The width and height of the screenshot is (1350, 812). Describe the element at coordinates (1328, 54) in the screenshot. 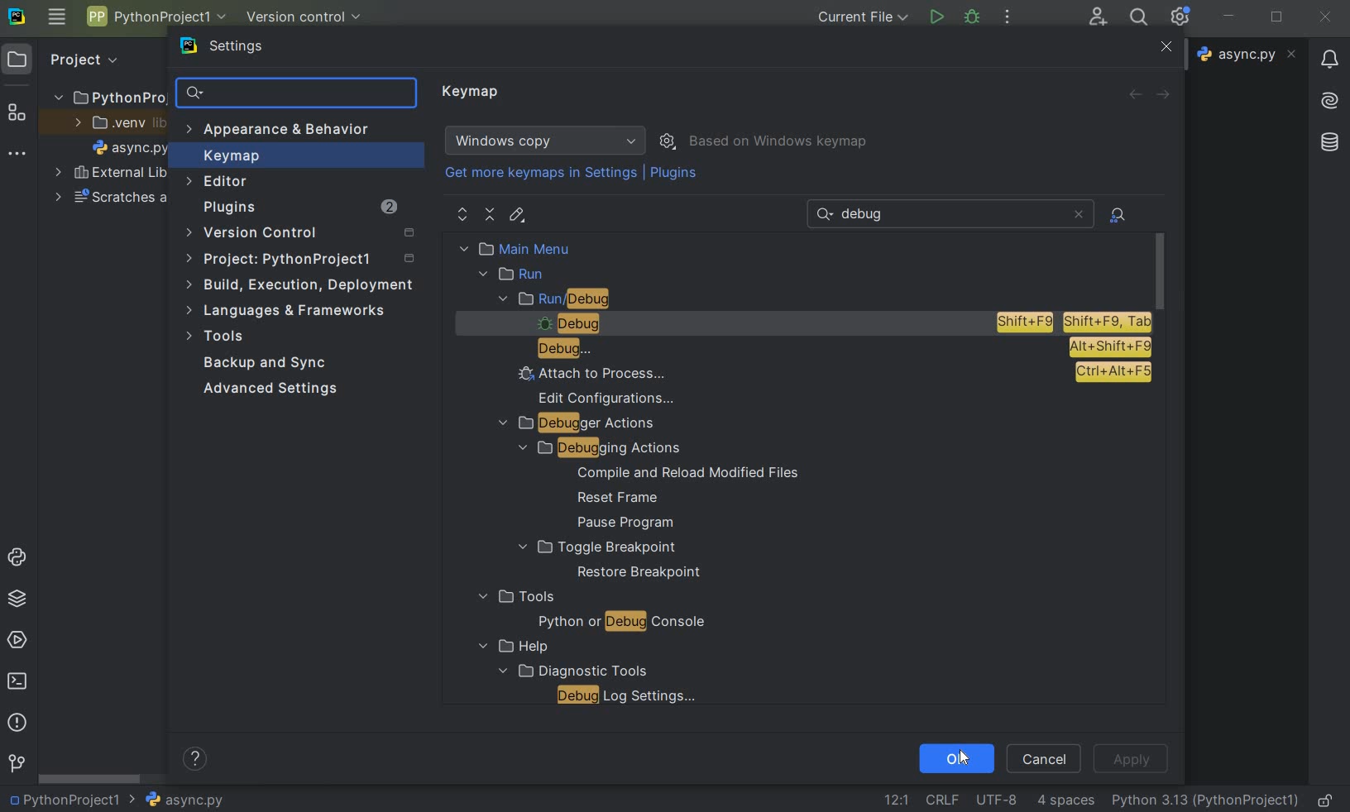

I see `Notifications` at that location.